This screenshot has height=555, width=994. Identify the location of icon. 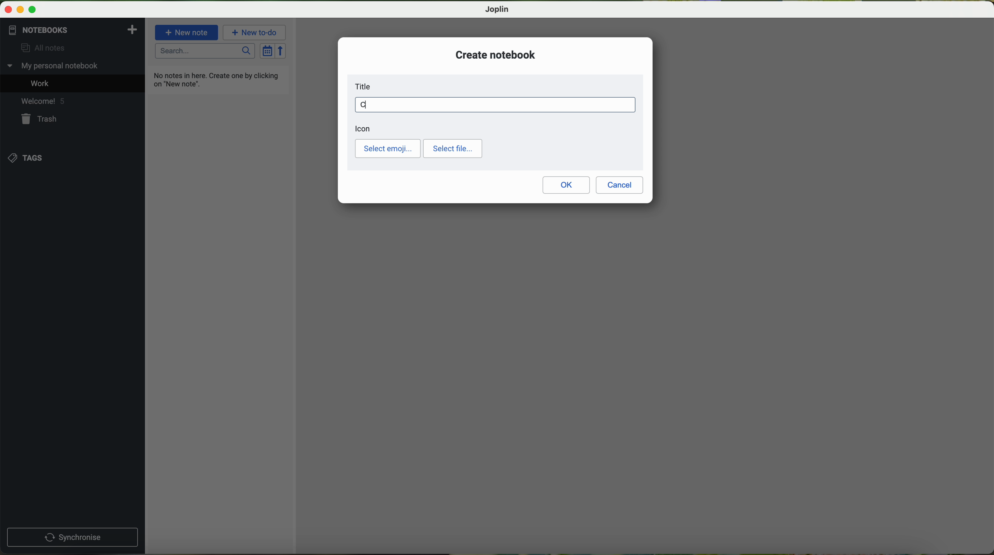
(363, 129).